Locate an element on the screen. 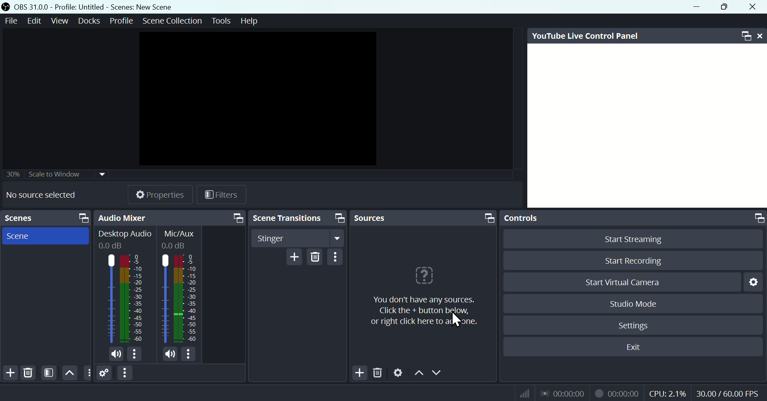 This screenshot has width=767, height=401. close is located at coordinates (760, 36).